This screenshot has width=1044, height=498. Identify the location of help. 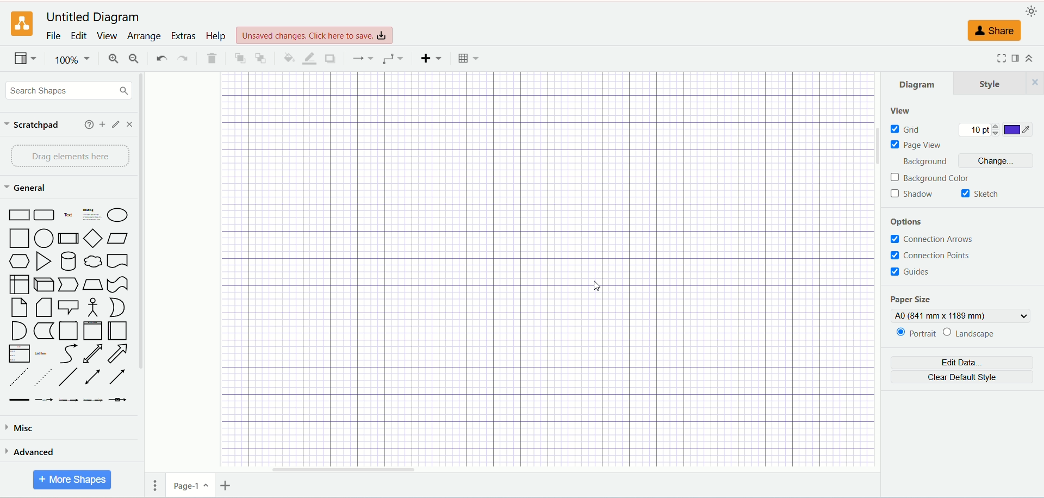
(216, 36).